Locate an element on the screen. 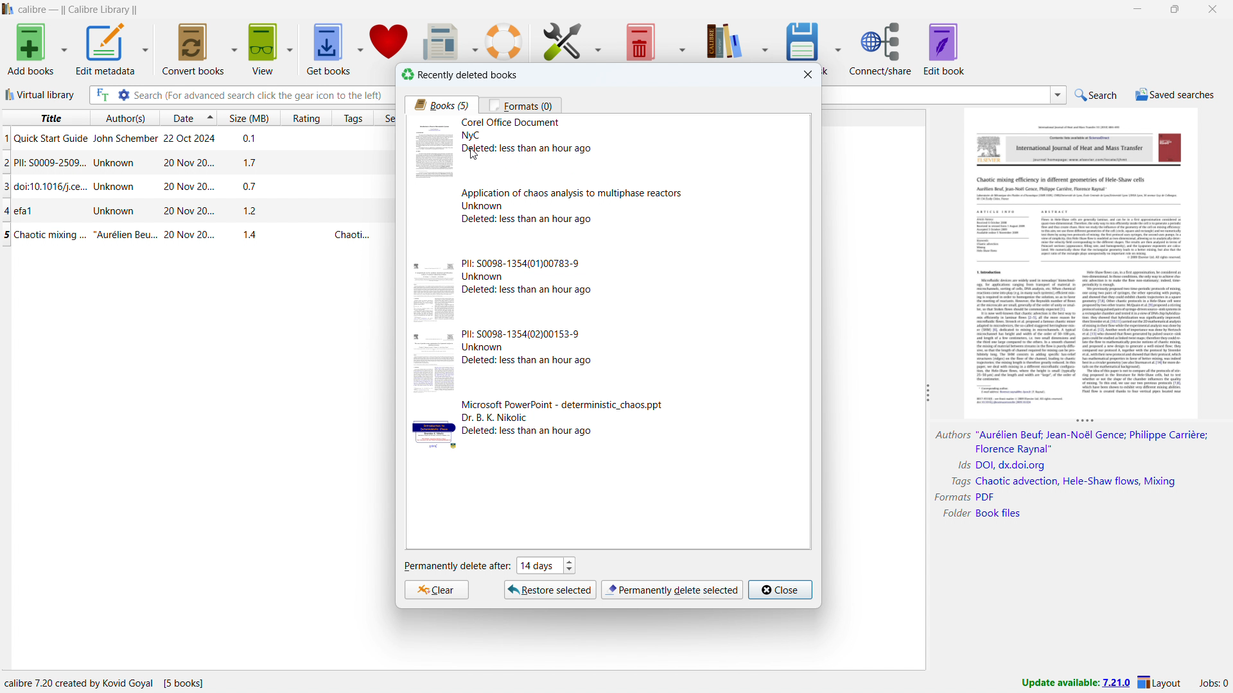 The width and height of the screenshot is (1233, 693). sort by author is located at coordinates (123, 117).